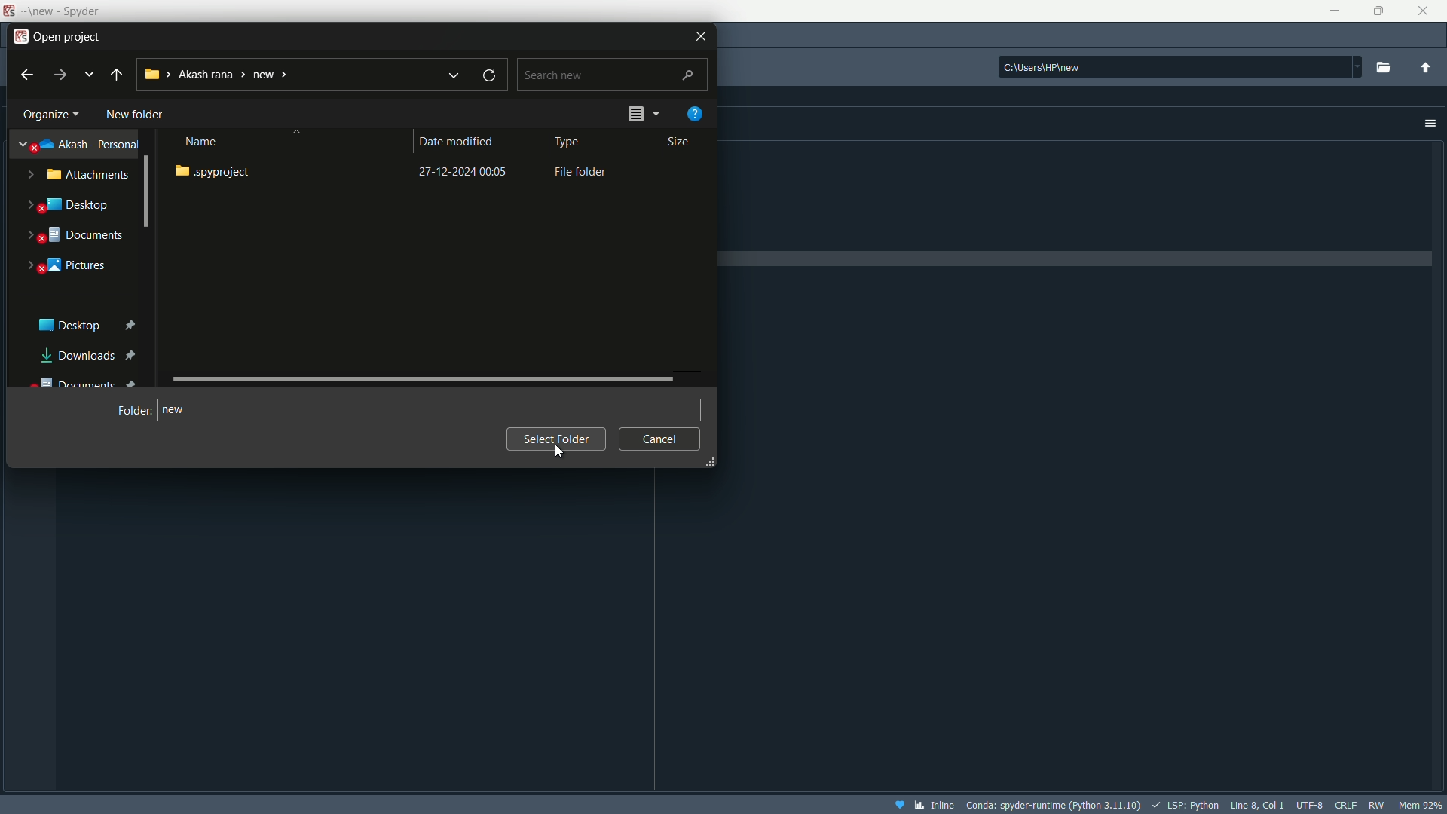  What do you see at coordinates (1426, 69) in the screenshot?
I see `parent directory` at bounding box center [1426, 69].